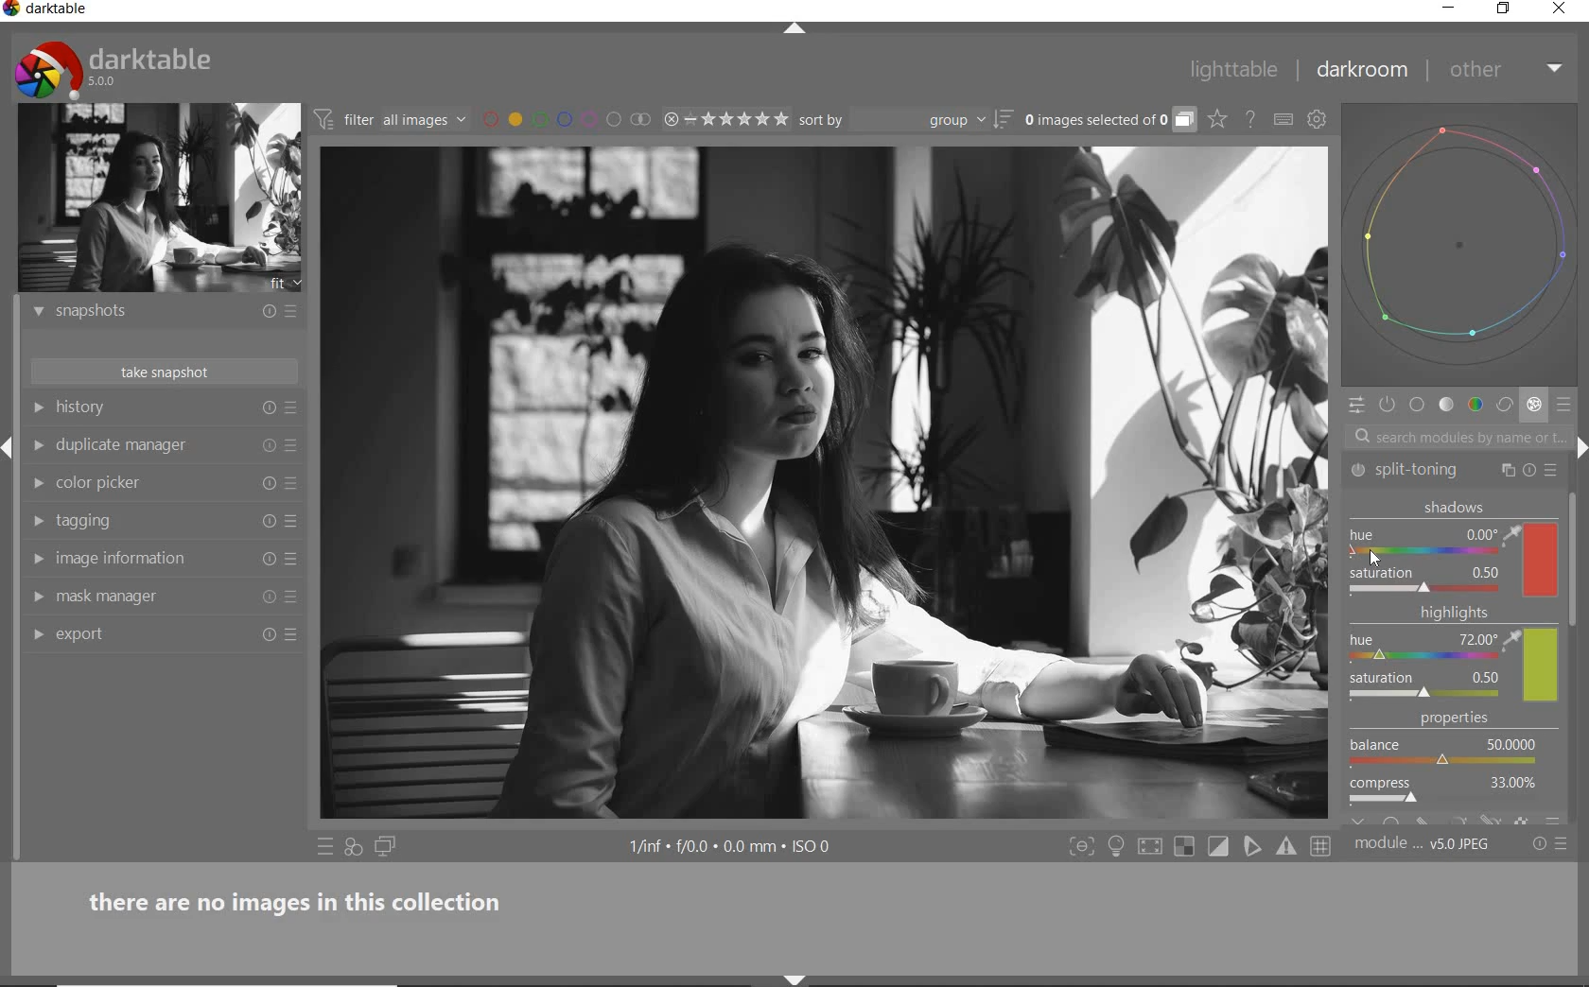 Image resolution: width=1589 pixels, height=987 pixels. What do you see at coordinates (153, 484) in the screenshot?
I see `color picker` at bounding box center [153, 484].